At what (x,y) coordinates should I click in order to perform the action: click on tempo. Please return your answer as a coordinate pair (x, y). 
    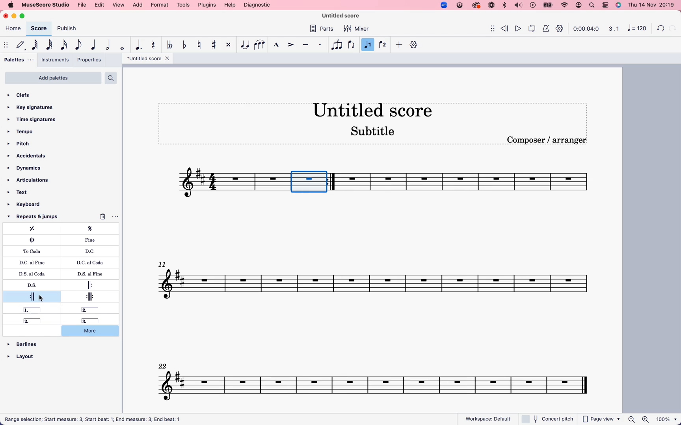
    Looking at the image, I should click on (25, 132).